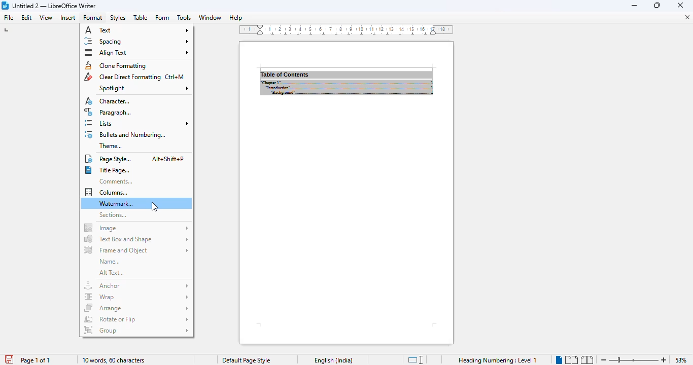 This screenshot has height=365, width=693. I want to click on rotate or flip, so click(136, 319).